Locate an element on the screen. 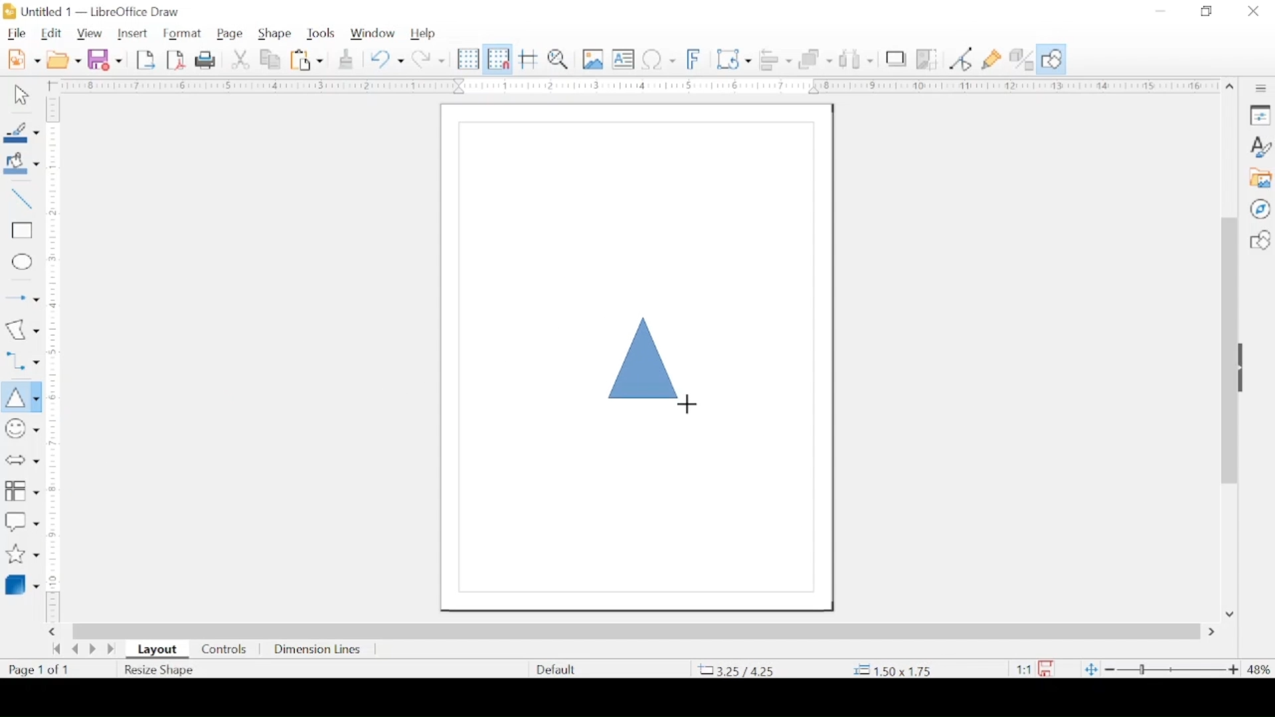 Image resolution: width=1275 pixels, height=717 pixels. flowchart is located at coordinates (22, 489).